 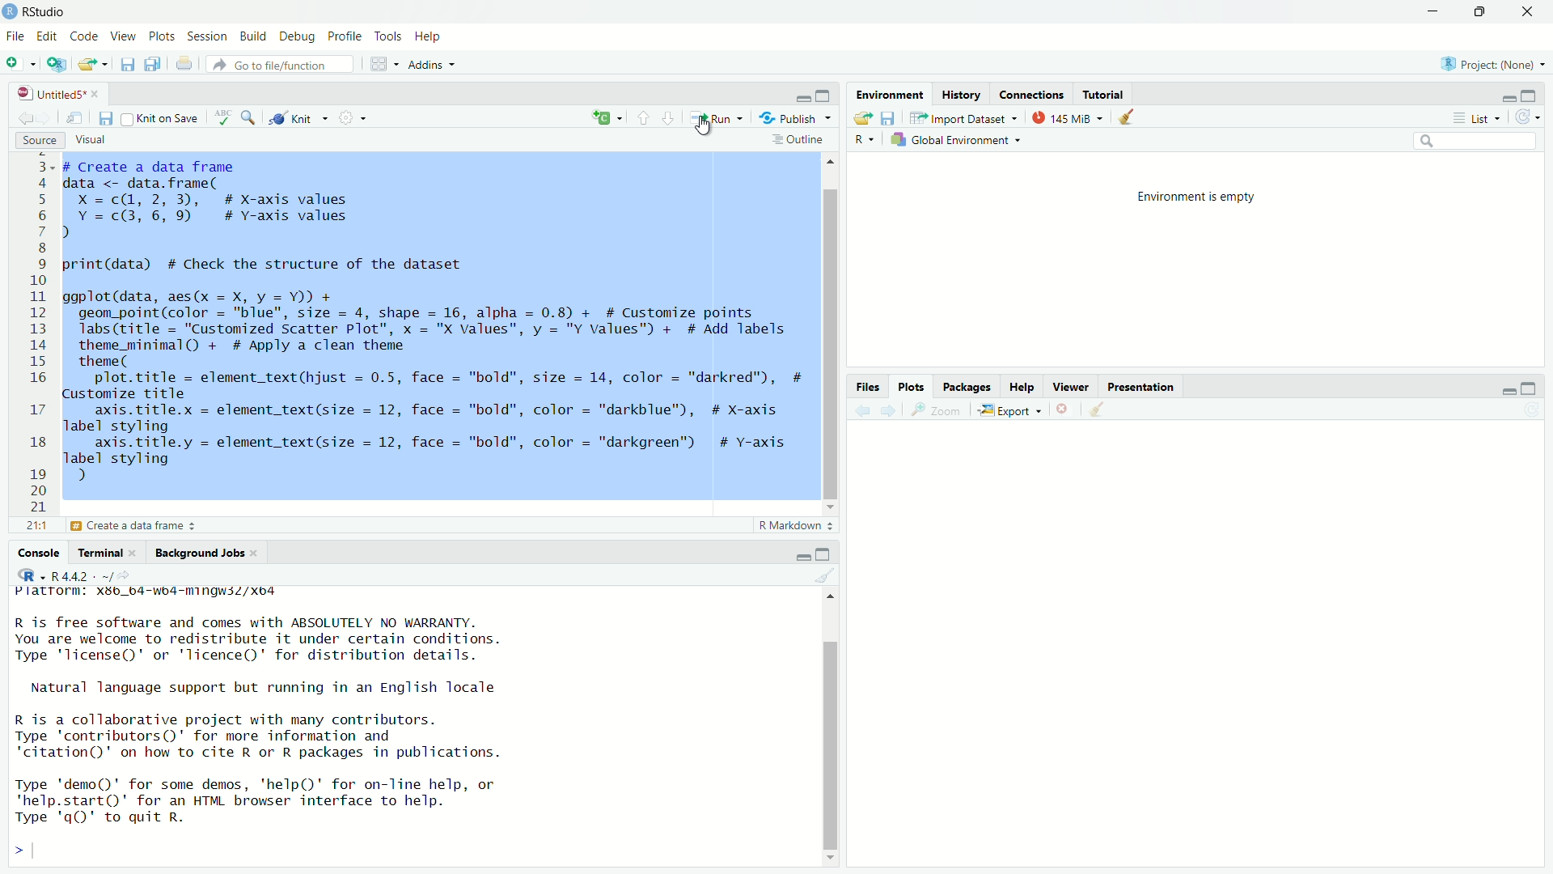 What do you see at coordinates (804, 558) in the screenshot?
I see `Minimize` at bounding box center [804, 558].